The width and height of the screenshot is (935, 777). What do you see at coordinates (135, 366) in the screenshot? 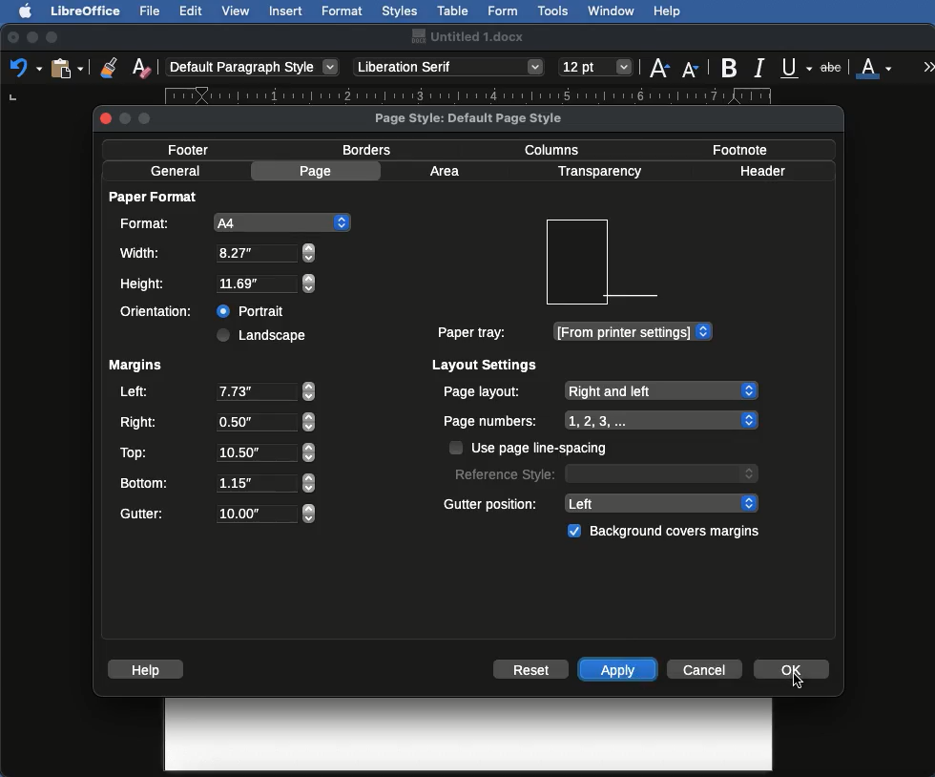
I see `Margins` at bounding box center [135, 366].